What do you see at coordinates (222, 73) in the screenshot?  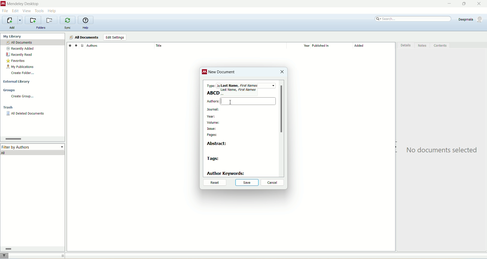 I see `new document` at bounding box center [222, 73].